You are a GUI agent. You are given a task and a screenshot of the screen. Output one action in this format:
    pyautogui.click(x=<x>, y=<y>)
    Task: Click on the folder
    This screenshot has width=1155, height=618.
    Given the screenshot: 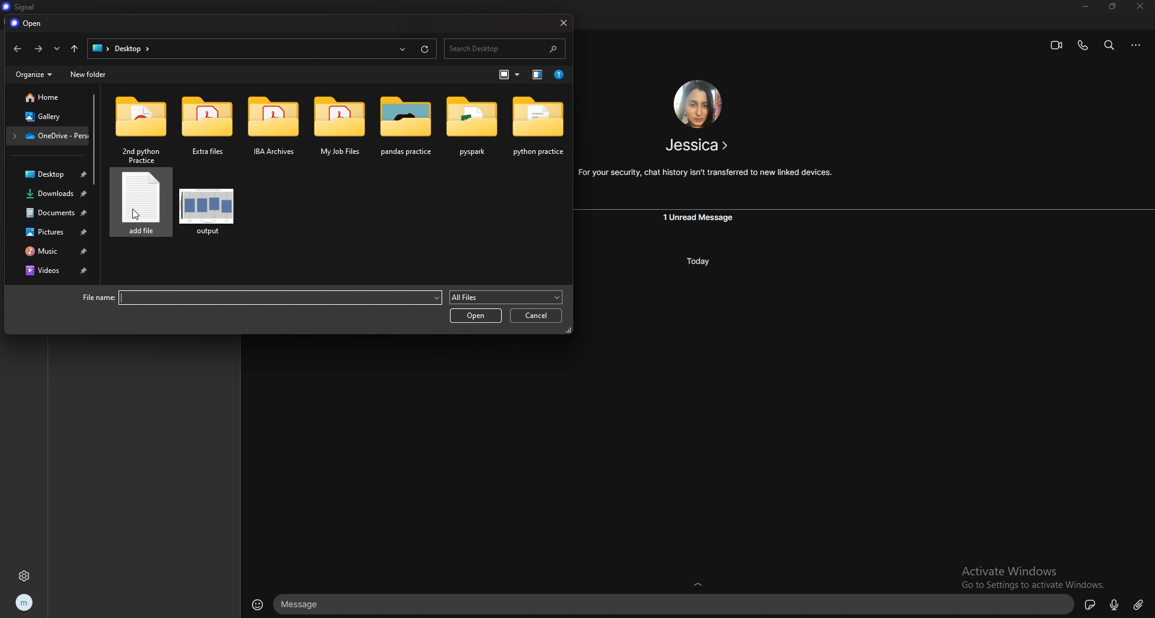 What is the action you would take?
    pyautogui.click(x=142, y=128)
    